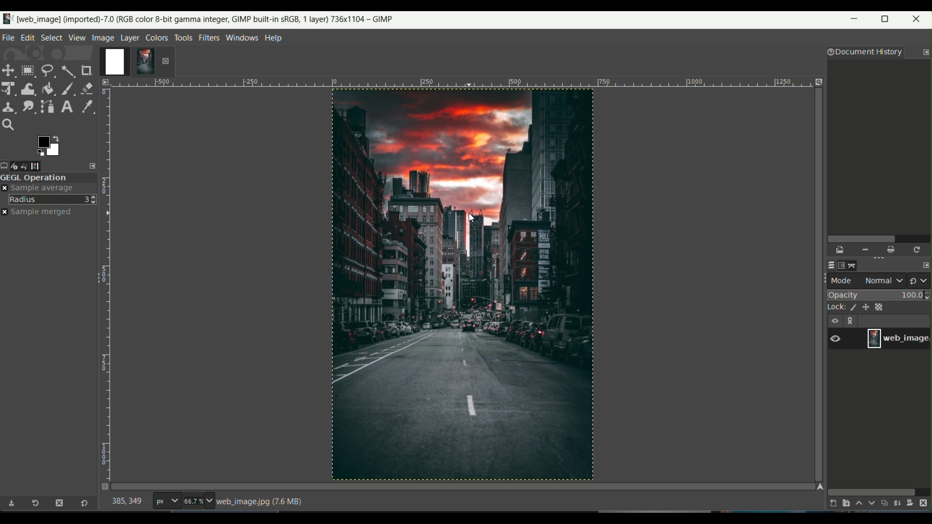  I want to click on layers, so click(829, 265).